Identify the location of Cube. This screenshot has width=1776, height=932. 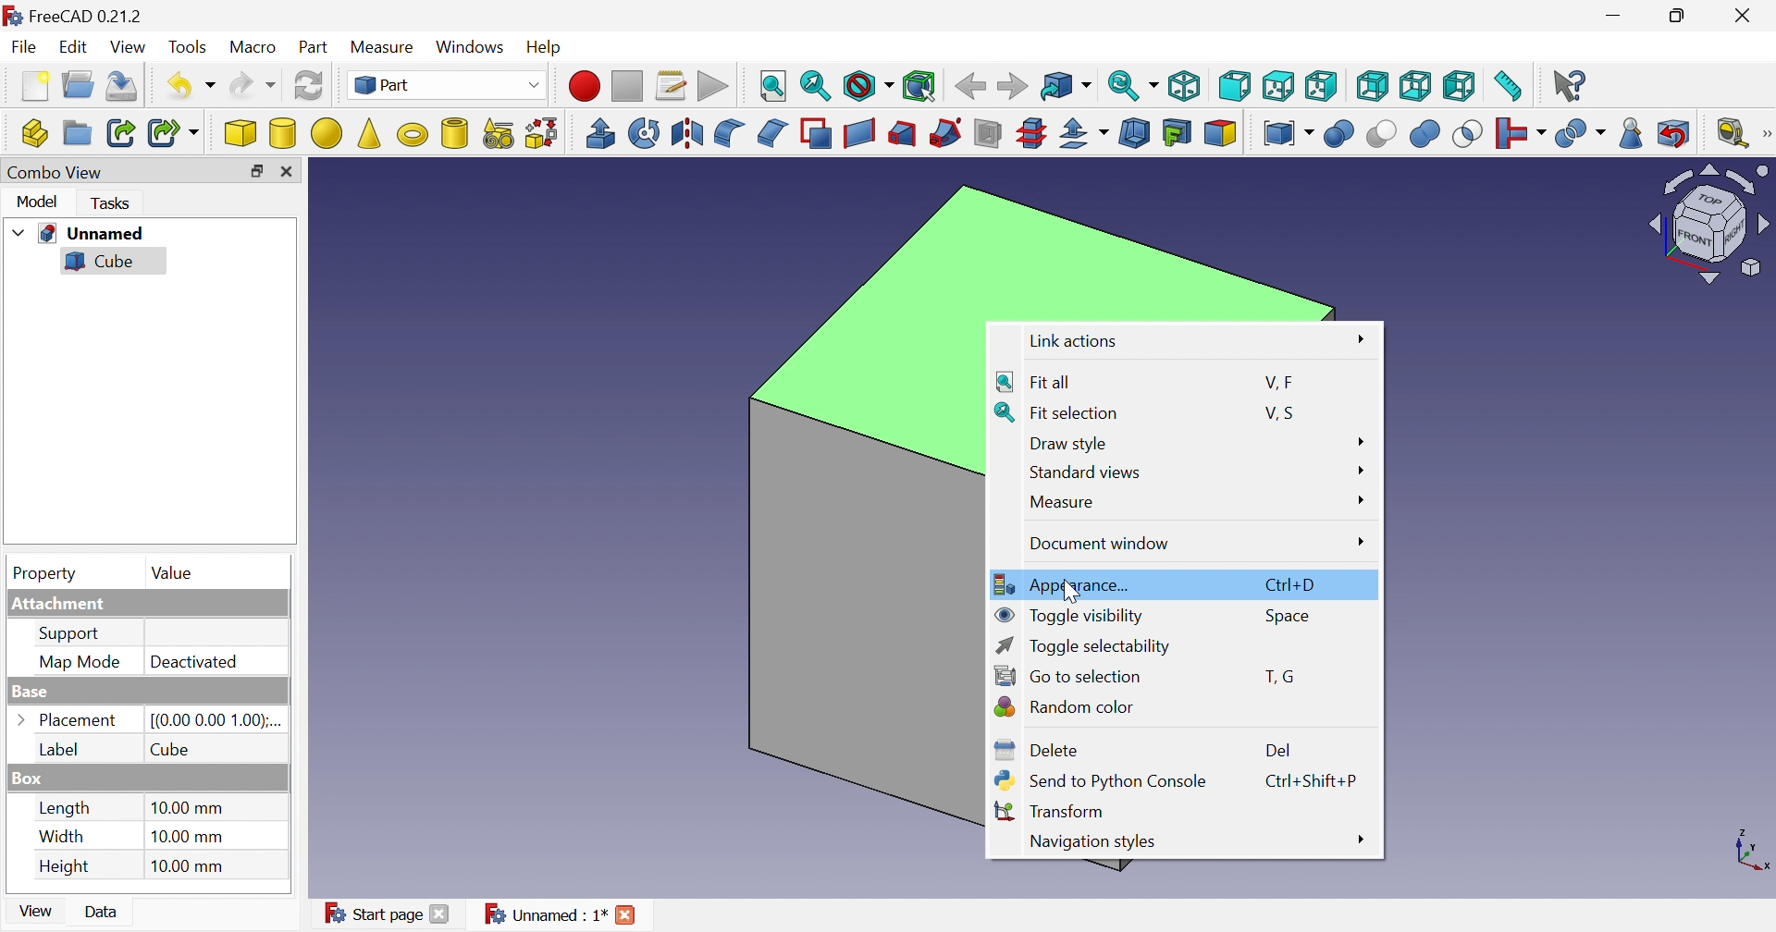
(101, 261).